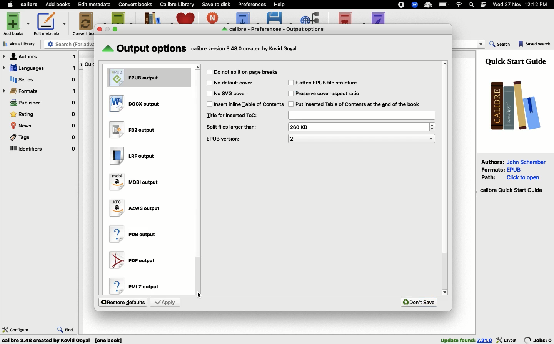  I want to click on MOBI, so click(135, 183).